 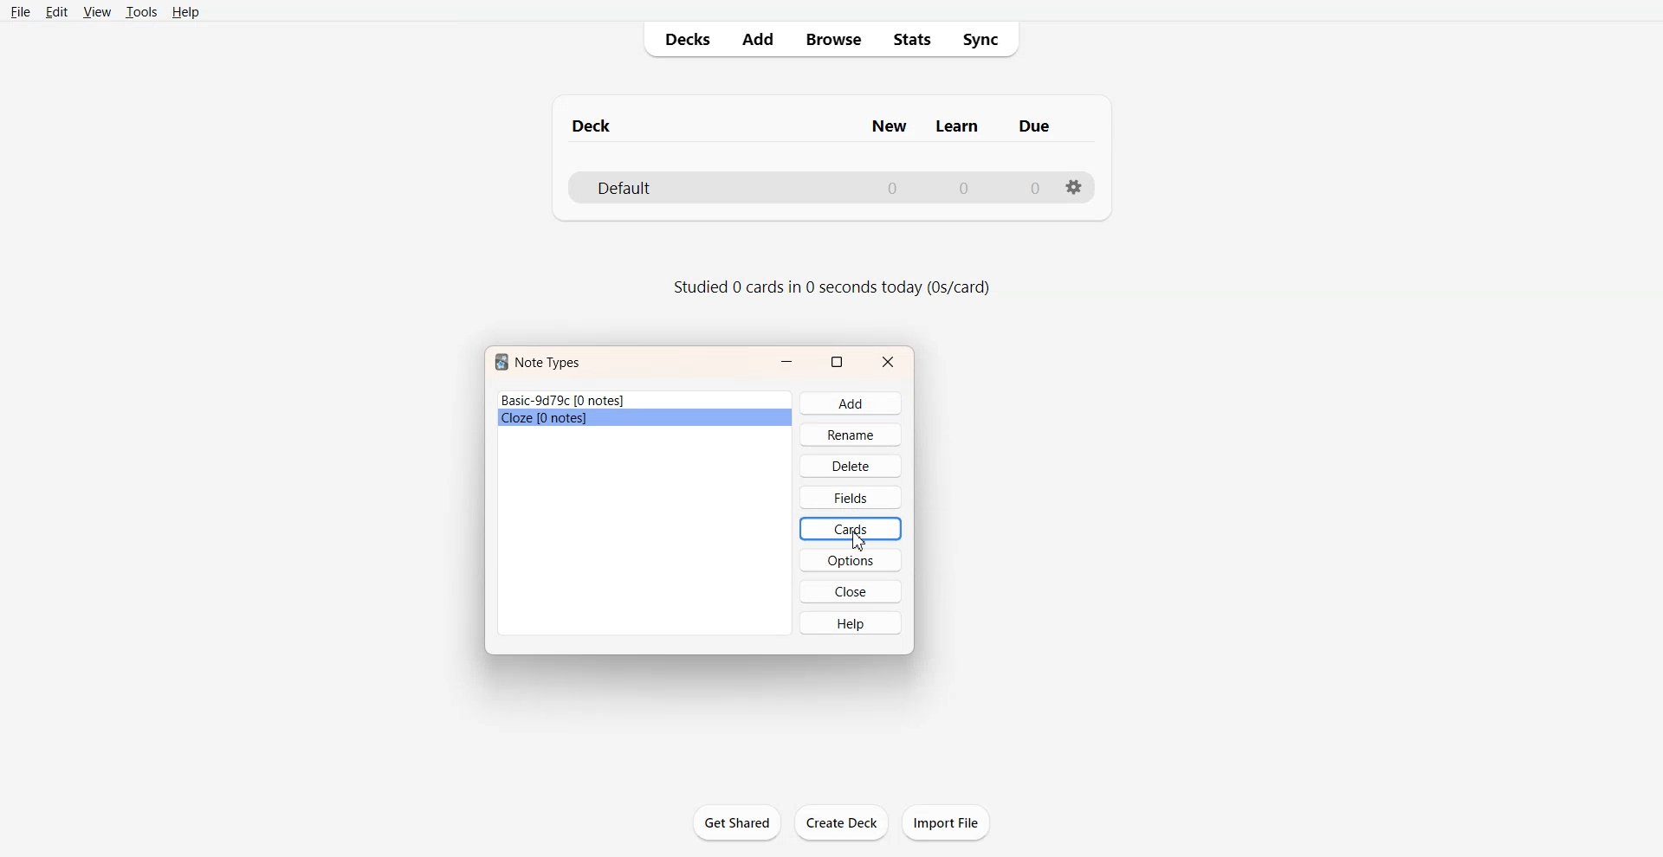 I want to click on Import File, so click(x=946, y=822).